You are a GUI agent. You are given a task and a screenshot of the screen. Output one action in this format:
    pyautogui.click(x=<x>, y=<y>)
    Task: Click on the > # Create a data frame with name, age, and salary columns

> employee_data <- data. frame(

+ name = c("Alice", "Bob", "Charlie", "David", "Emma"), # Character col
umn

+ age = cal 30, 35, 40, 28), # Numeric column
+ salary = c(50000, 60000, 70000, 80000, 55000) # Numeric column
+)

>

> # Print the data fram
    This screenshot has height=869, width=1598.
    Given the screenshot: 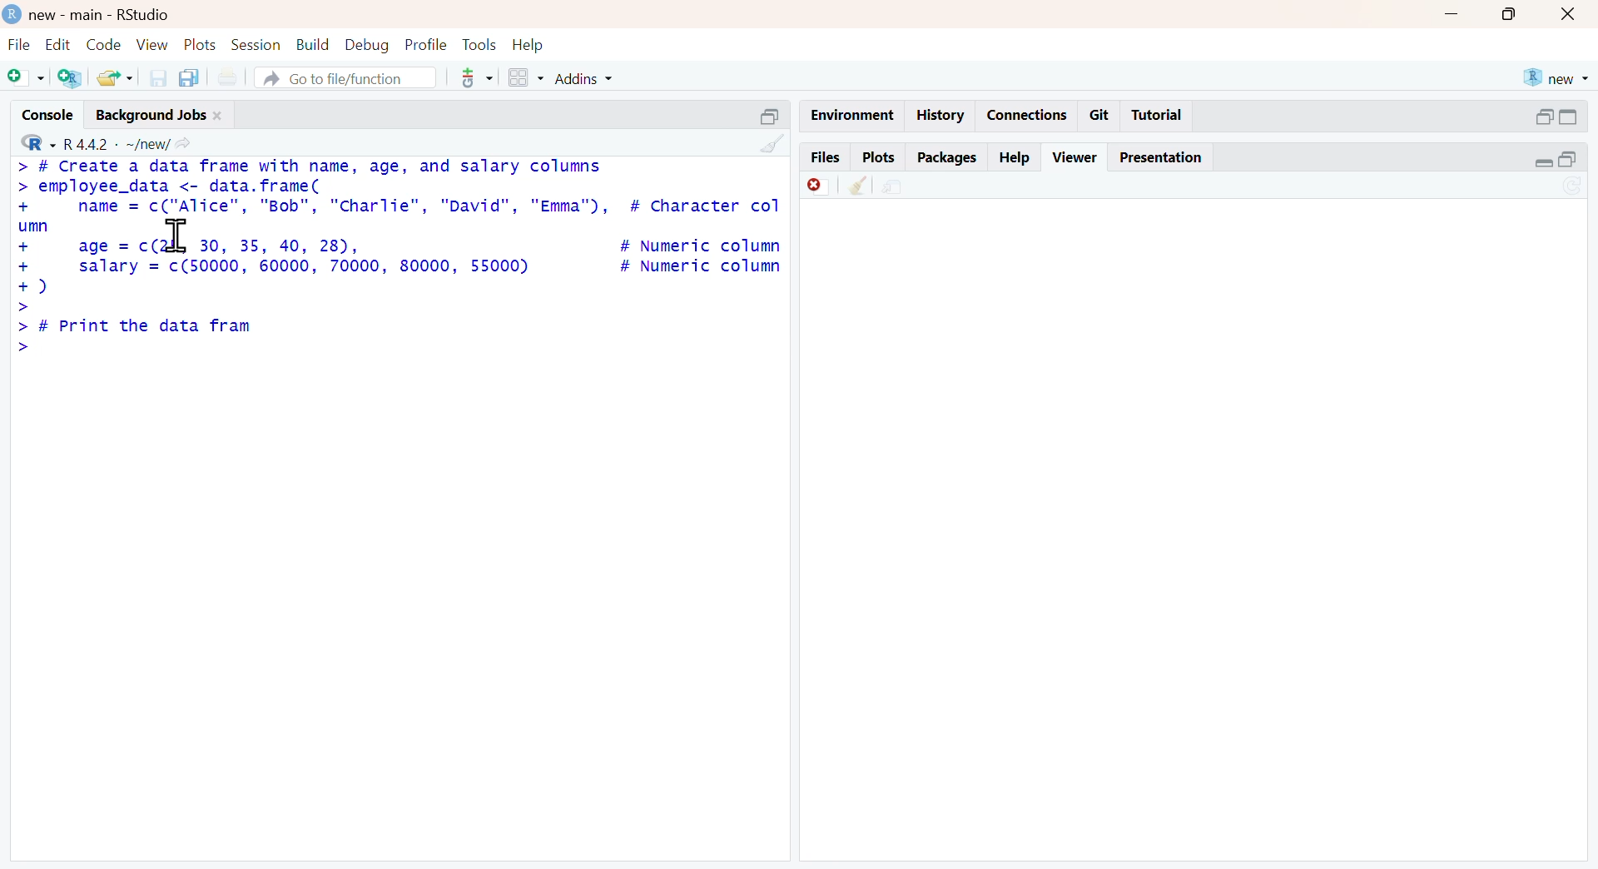 What is the action you would take?
    pyautogui.click(x=398, y=251)
    